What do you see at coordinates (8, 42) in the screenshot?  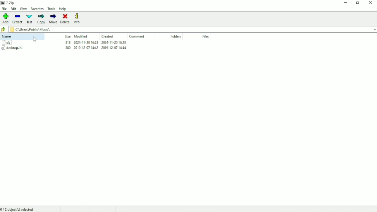 I see `ok` at bounding box center [8, 42].